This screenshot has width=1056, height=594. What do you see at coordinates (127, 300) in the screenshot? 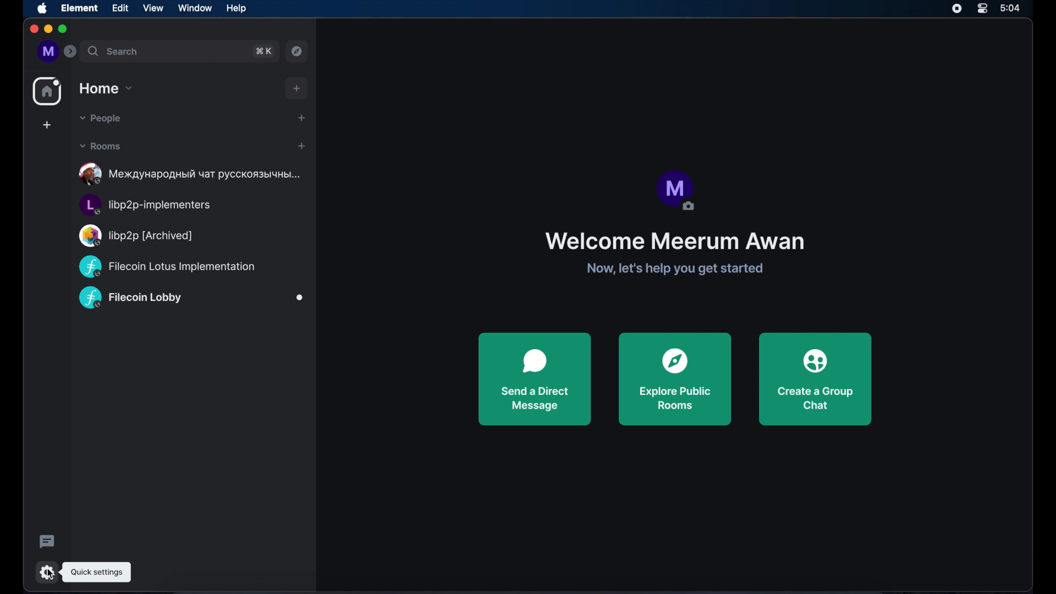
I see `[€3 Filecoin Lobby` at bounding box center [127, 300].